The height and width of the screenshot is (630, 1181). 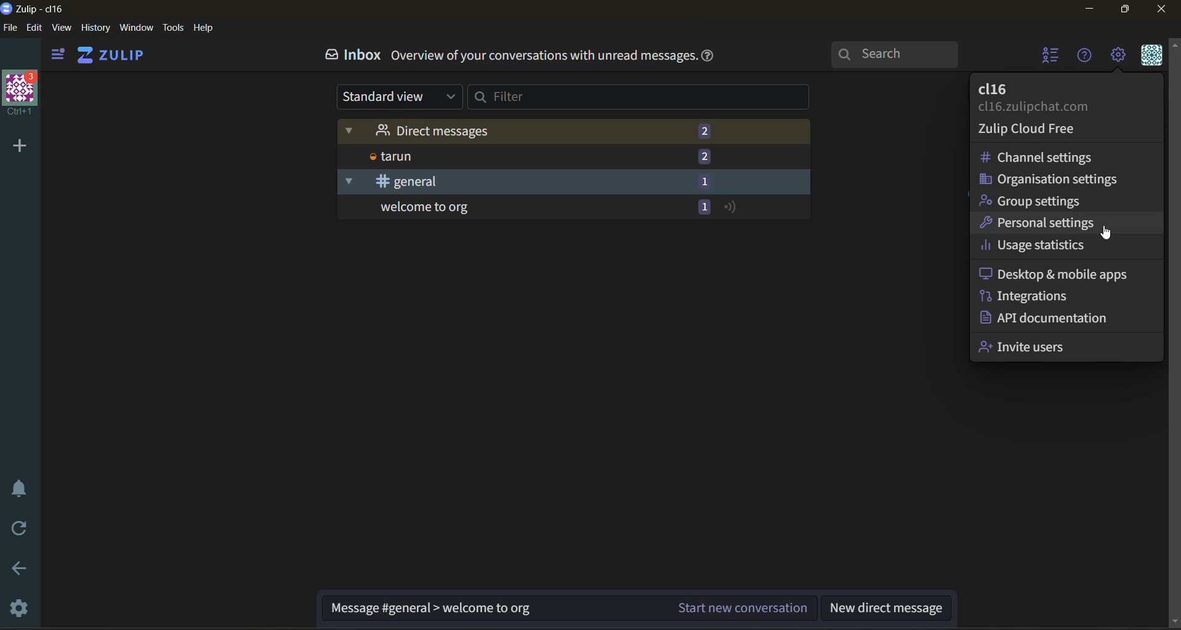 I want to click on hide sidebar, so click(x=55, y=57).